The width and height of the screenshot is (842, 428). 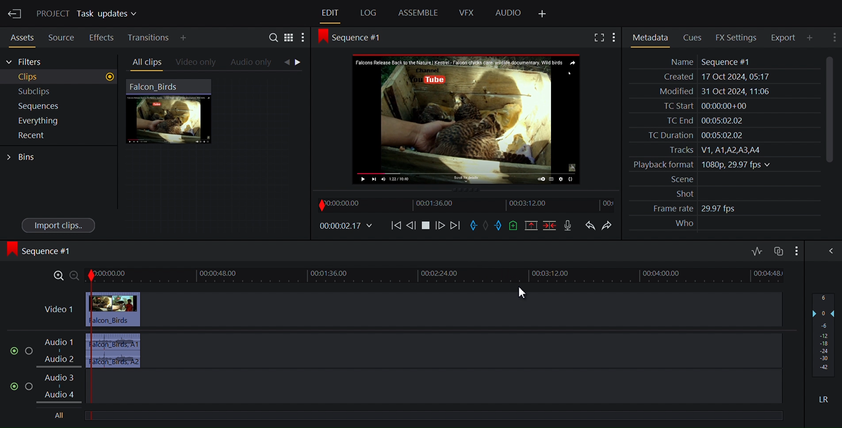 What do you see at coordinates (11, 349) in the screenshot?
I see `Mute/Unmute` at bounding box center [11, 349].